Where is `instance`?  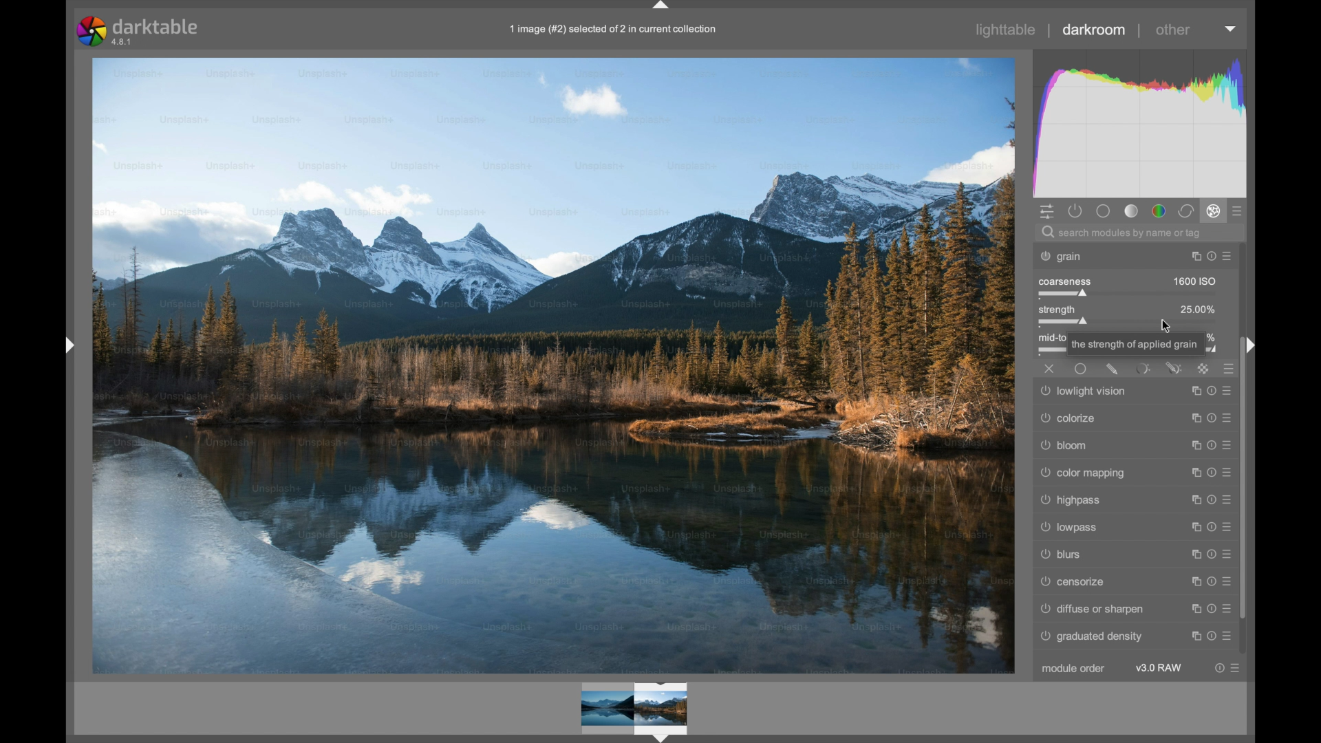 instance is located at coordinates (1192, 445).